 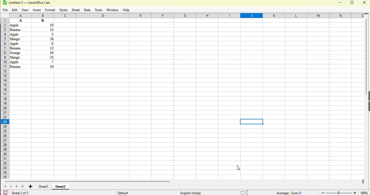 I want to click on show, so click(x=368, y=101).